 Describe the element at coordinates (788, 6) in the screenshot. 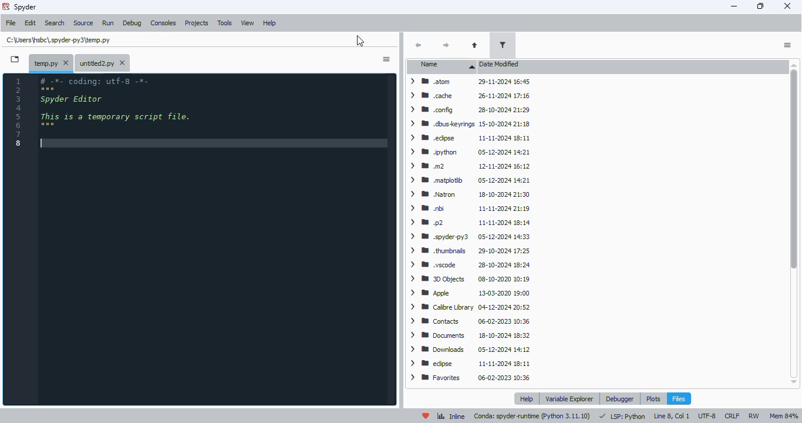

I see `close` at that location.